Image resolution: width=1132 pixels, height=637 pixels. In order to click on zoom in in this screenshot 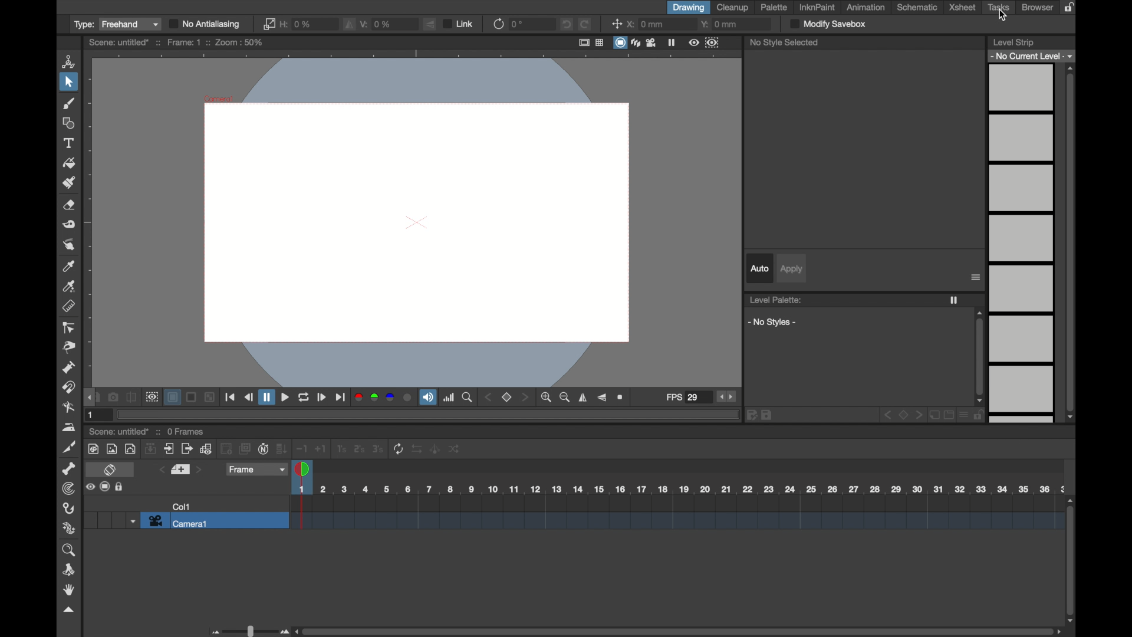, I will do `click(546, 398)`.